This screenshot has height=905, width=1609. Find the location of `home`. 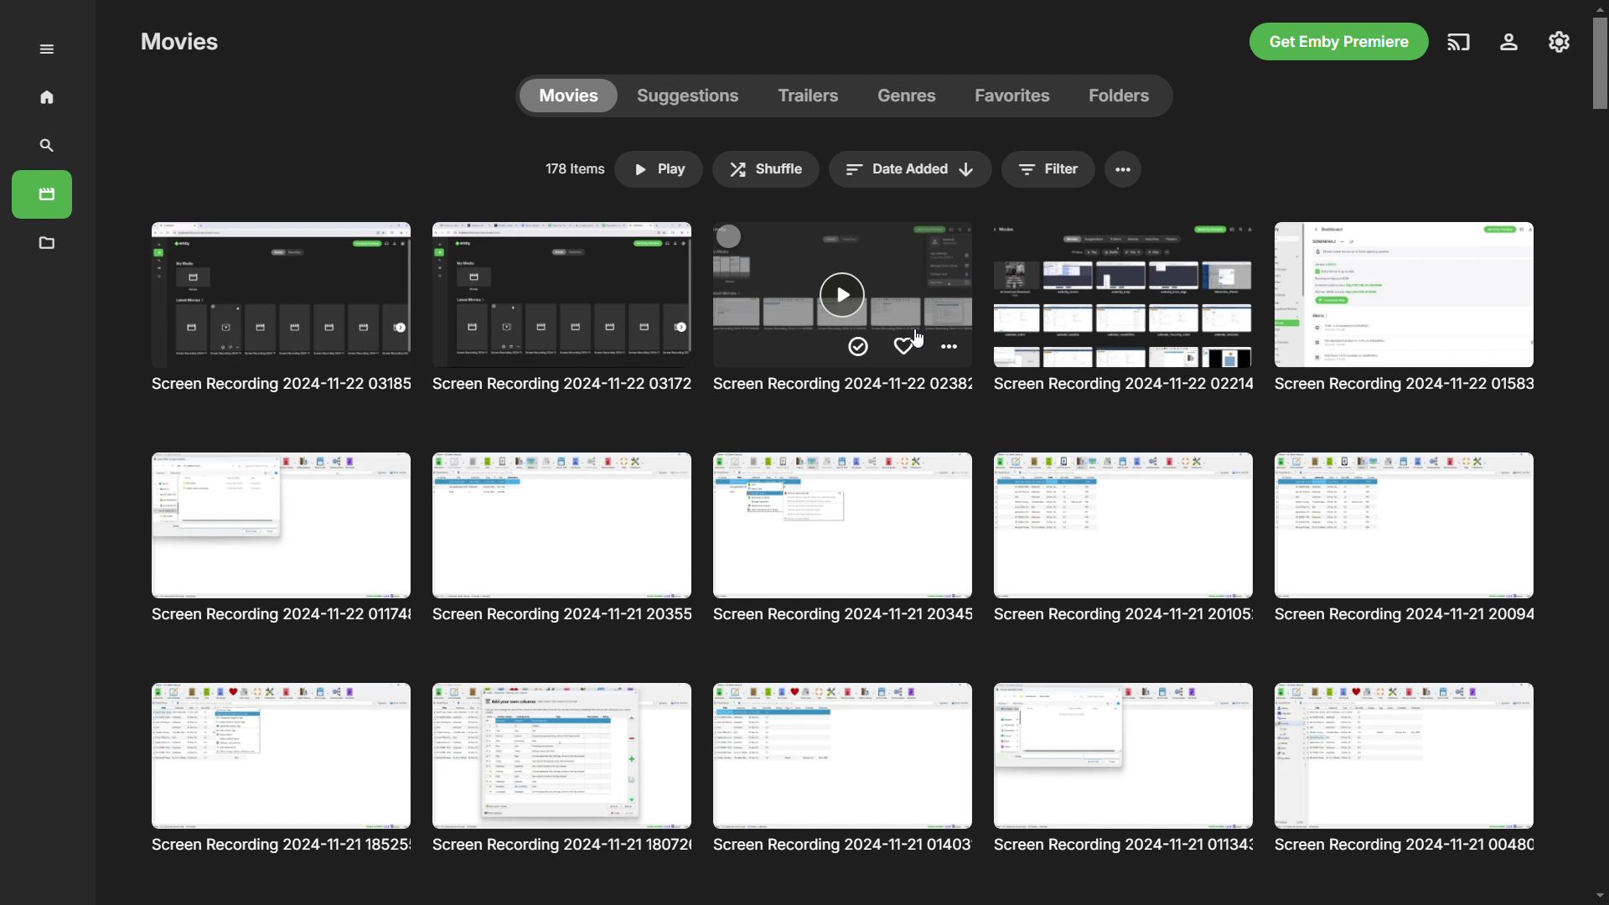

home is located at coordinates (43, 96).